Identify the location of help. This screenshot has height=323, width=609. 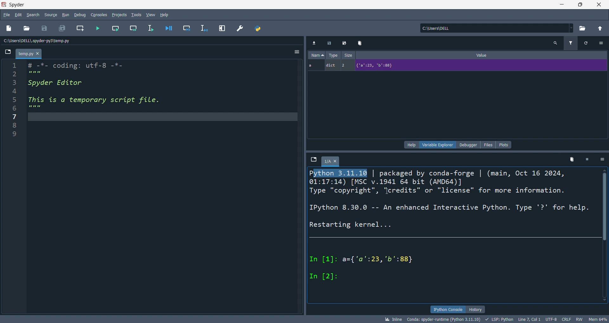
(411, 145).